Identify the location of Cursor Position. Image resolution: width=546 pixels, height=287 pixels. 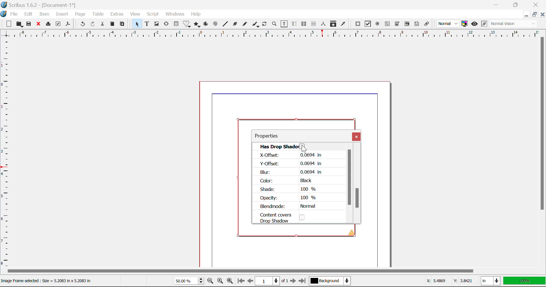
(304, 149).